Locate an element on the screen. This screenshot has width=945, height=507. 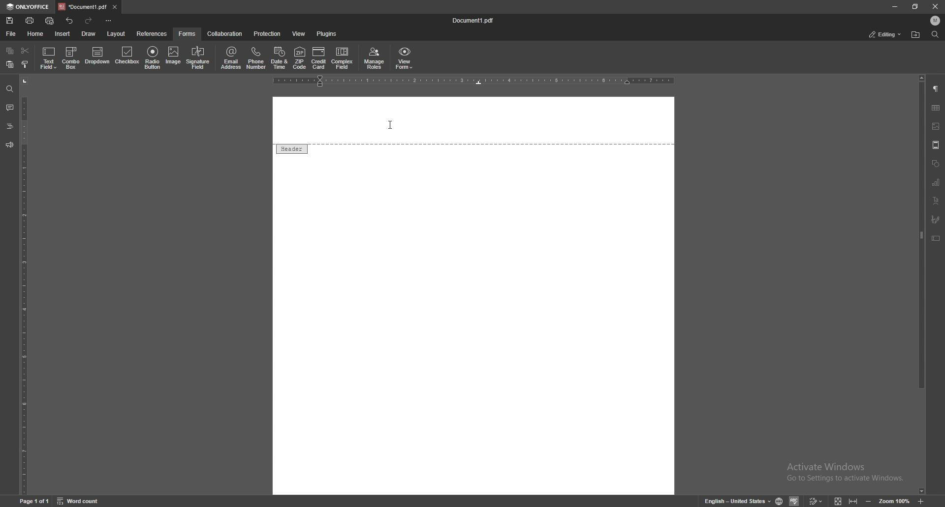
search is located at coordinates (9, 89).